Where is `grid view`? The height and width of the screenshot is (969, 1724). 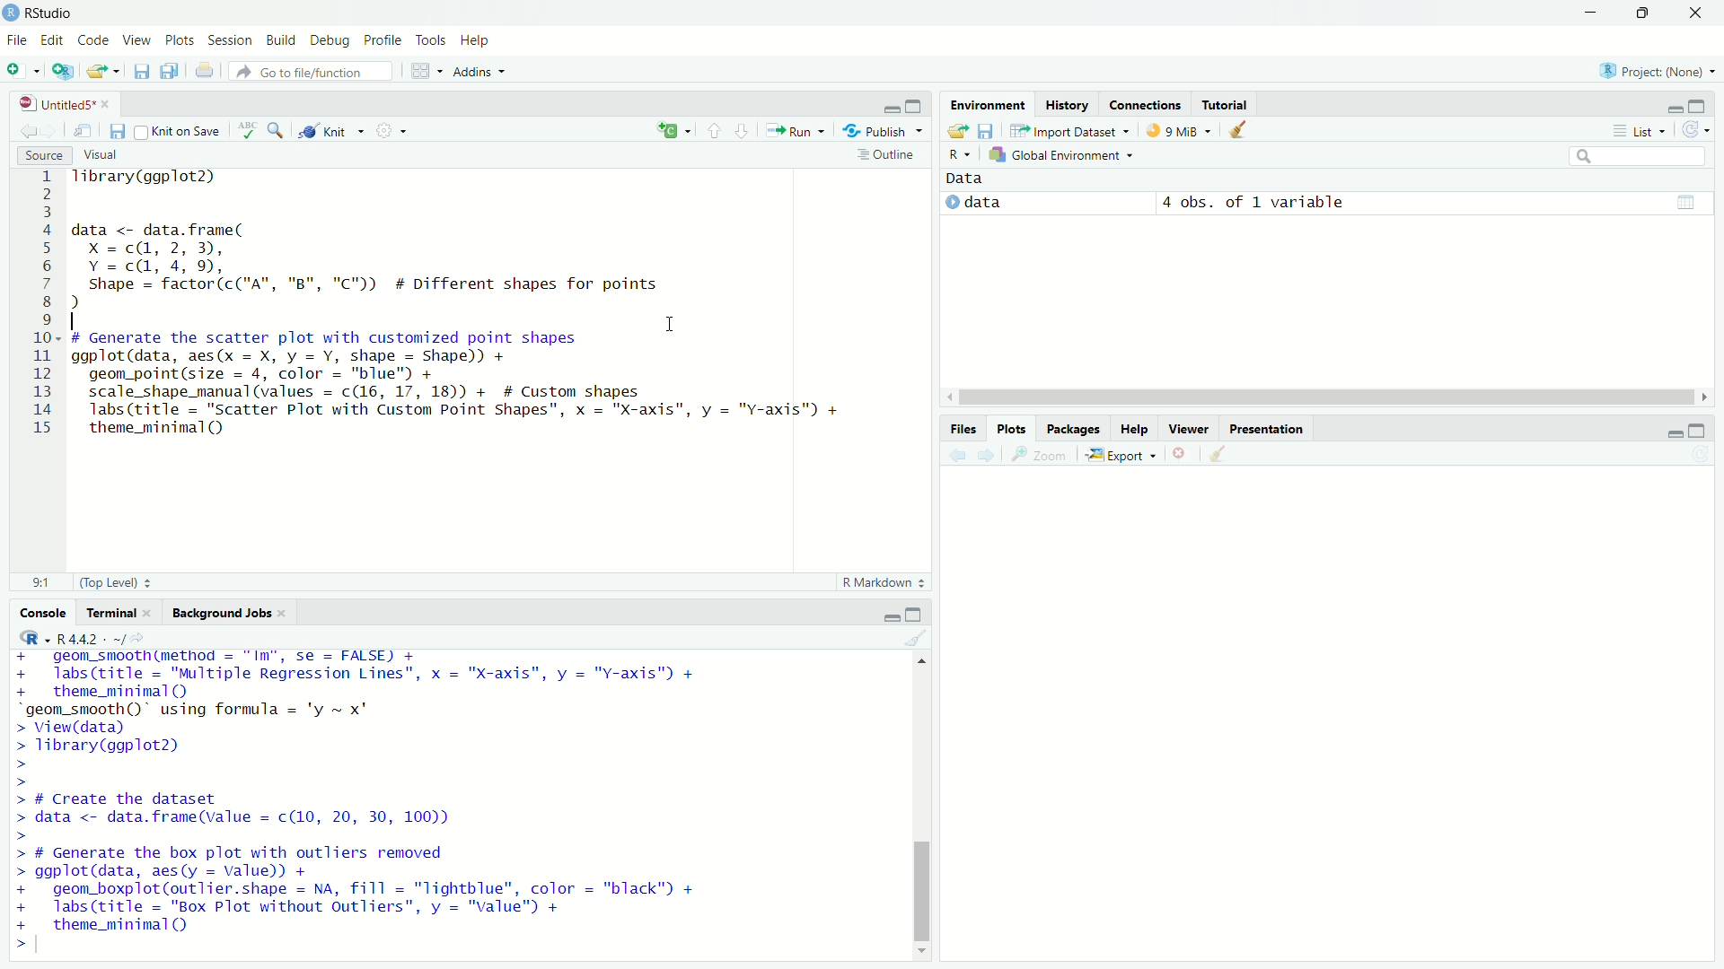
grid view is located at coordinates (1686, 203).